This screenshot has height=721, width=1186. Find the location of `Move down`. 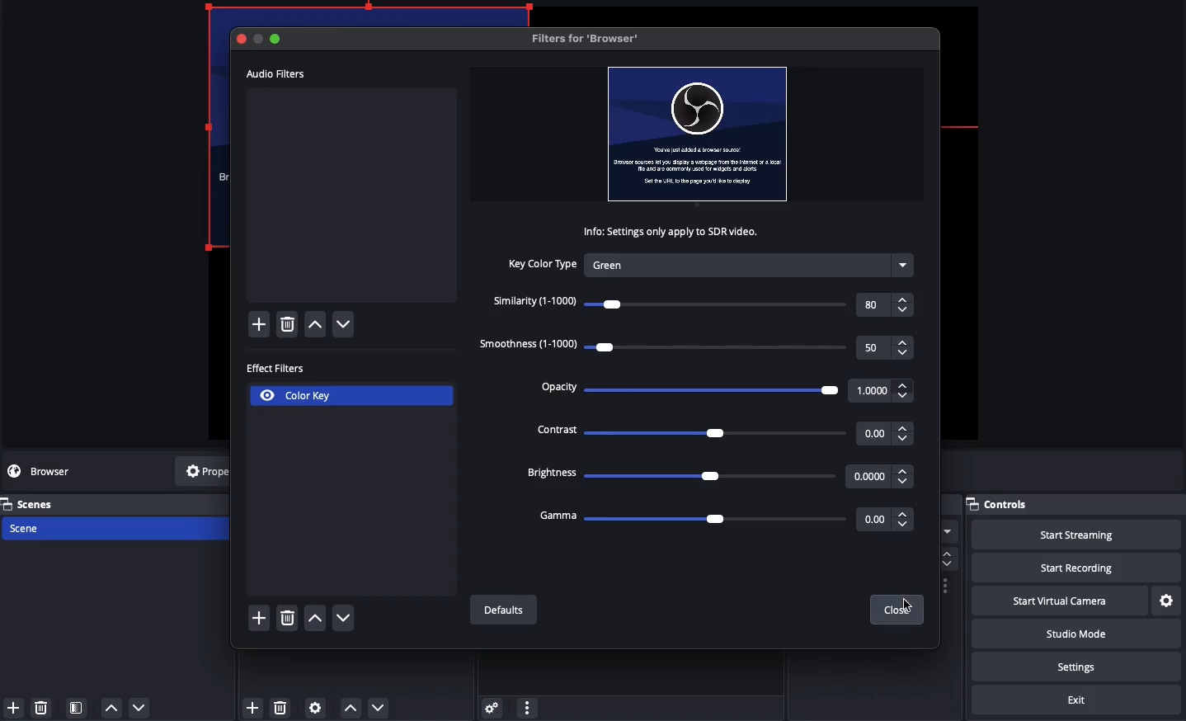

Move down is located at coordinates (376, 708).